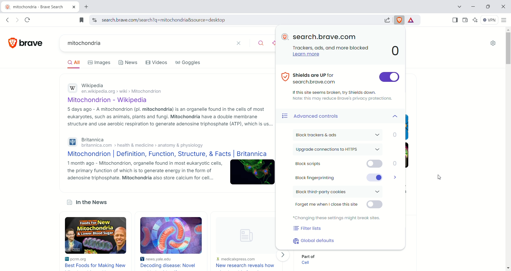  What do you see at coordinates (308, 263) in the screenshot?
I see `Cell` at bounding box center [308, 263].